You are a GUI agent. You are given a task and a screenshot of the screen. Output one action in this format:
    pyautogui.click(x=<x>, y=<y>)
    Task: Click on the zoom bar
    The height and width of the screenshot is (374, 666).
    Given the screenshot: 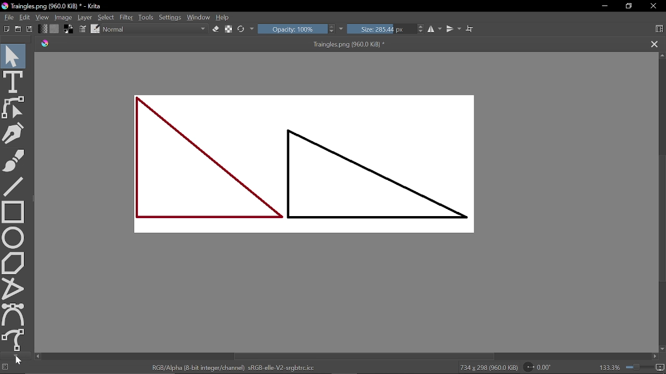 What is the action you would take?
    pyautogui.click(x=638, y=367)
    